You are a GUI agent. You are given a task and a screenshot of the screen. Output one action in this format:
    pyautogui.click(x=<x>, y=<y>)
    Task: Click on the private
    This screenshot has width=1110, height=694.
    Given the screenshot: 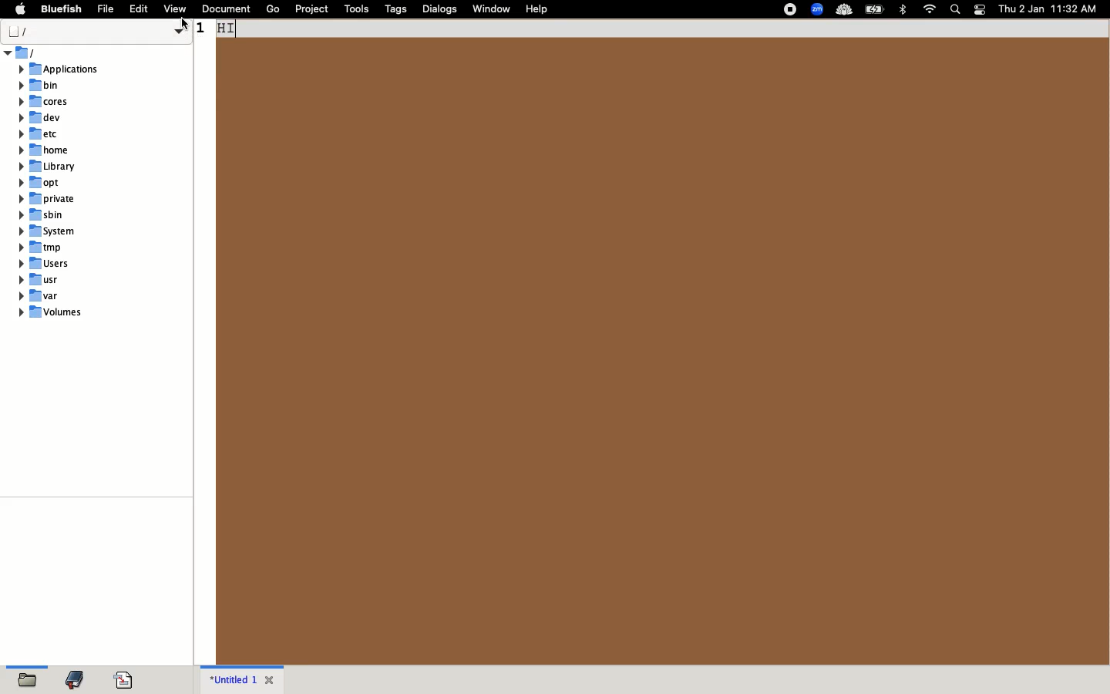 What is the action you would take?
    pyautogui.click(x=49, y=198)
    